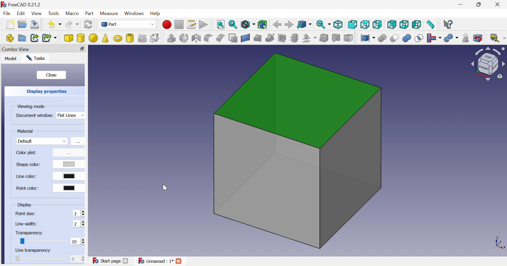 The width and height of the screenshot is (507, 266). Describe the element at coordinates (72, 24) in the screenshot. I see `Redo` at that location.